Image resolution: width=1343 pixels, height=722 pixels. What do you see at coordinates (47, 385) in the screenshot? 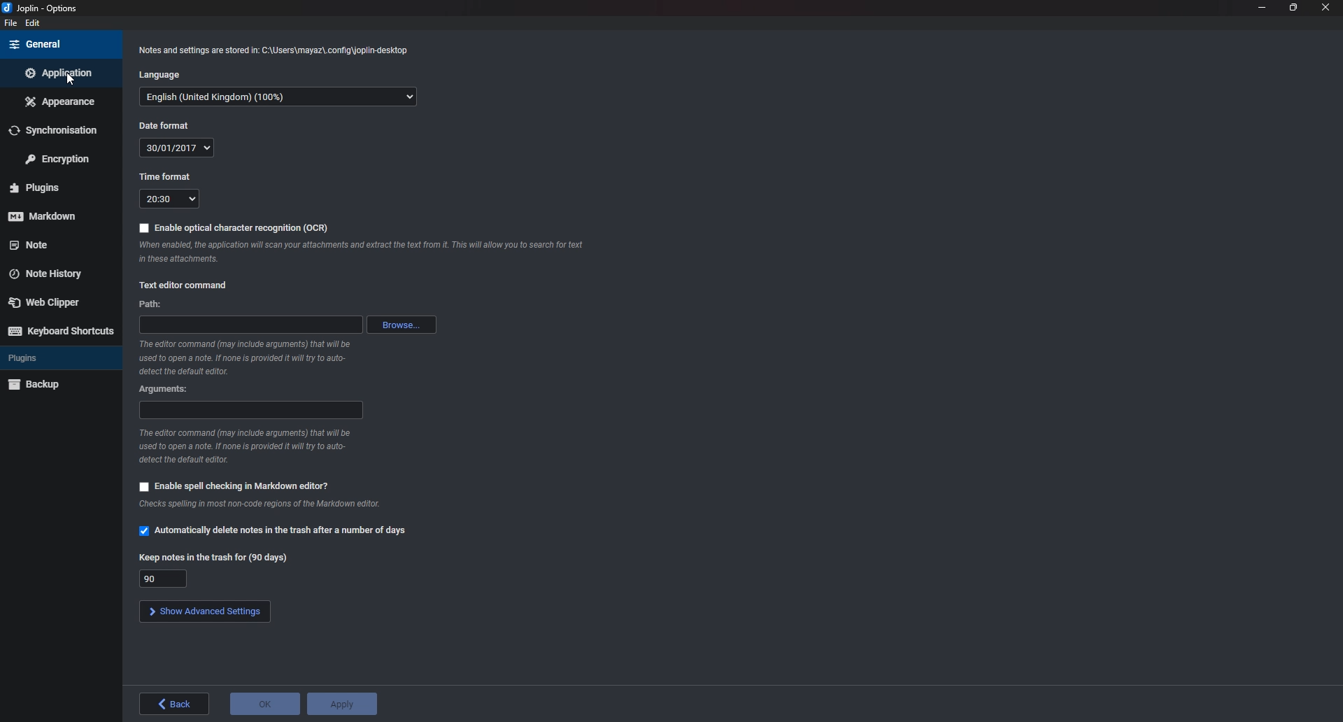
I see `Backup` at bounding box center [47, 385].